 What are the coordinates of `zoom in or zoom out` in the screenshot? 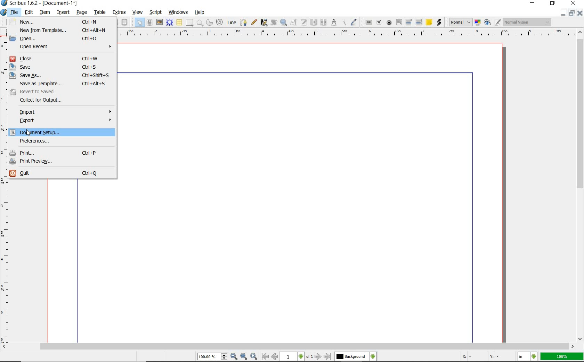 It's located at (284, 23).